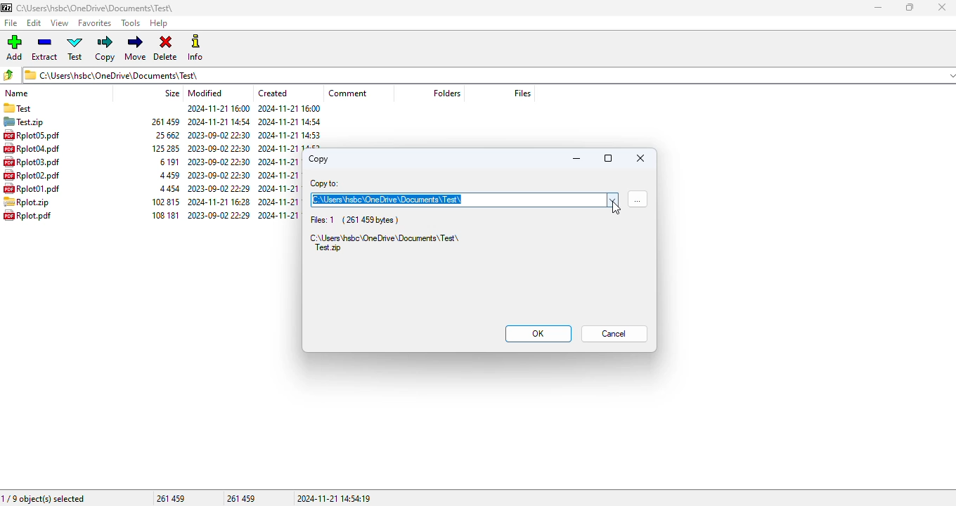 The width and height of the screenshot is (956, 506). I want to click on help, so click(158, 23).